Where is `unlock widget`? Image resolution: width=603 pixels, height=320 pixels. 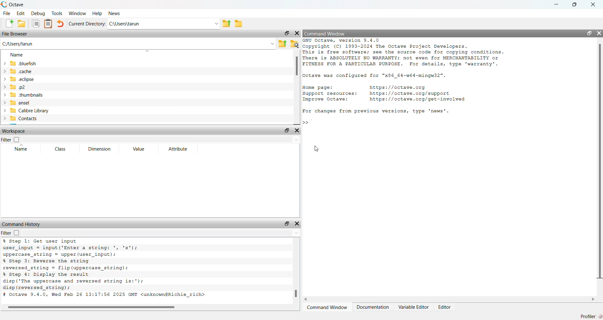
unlock widget is located at coordinates (285, 33).